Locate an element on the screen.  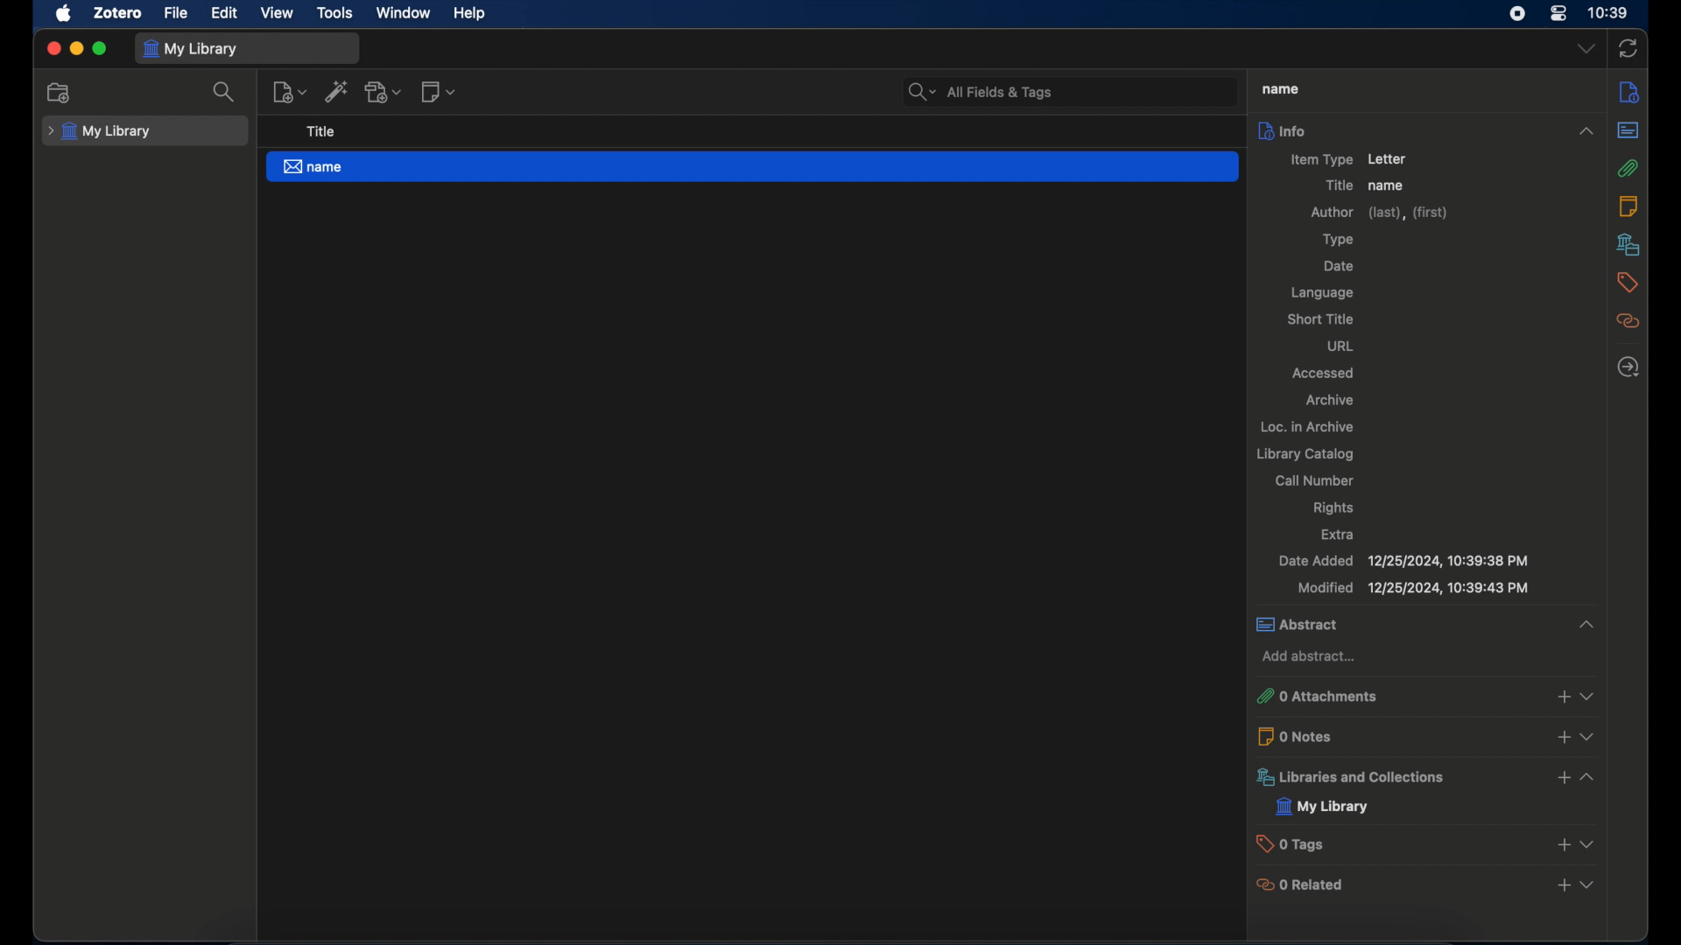
edit is located at coordinates (226, 12).